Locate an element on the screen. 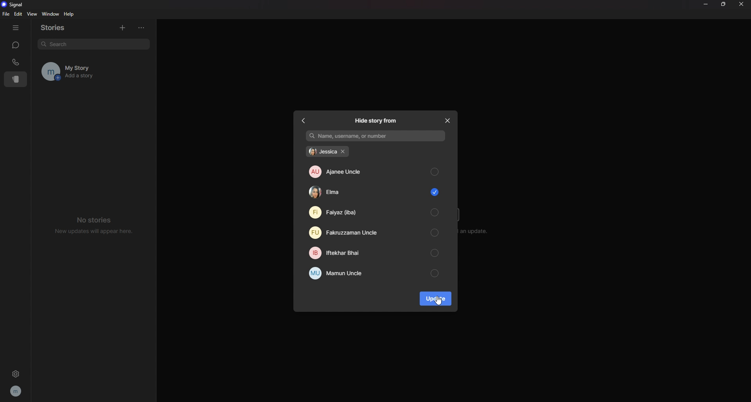 Image resolution: width=751 pixels, height=402 pixels. name username or number is located at coordinates (375, 136).